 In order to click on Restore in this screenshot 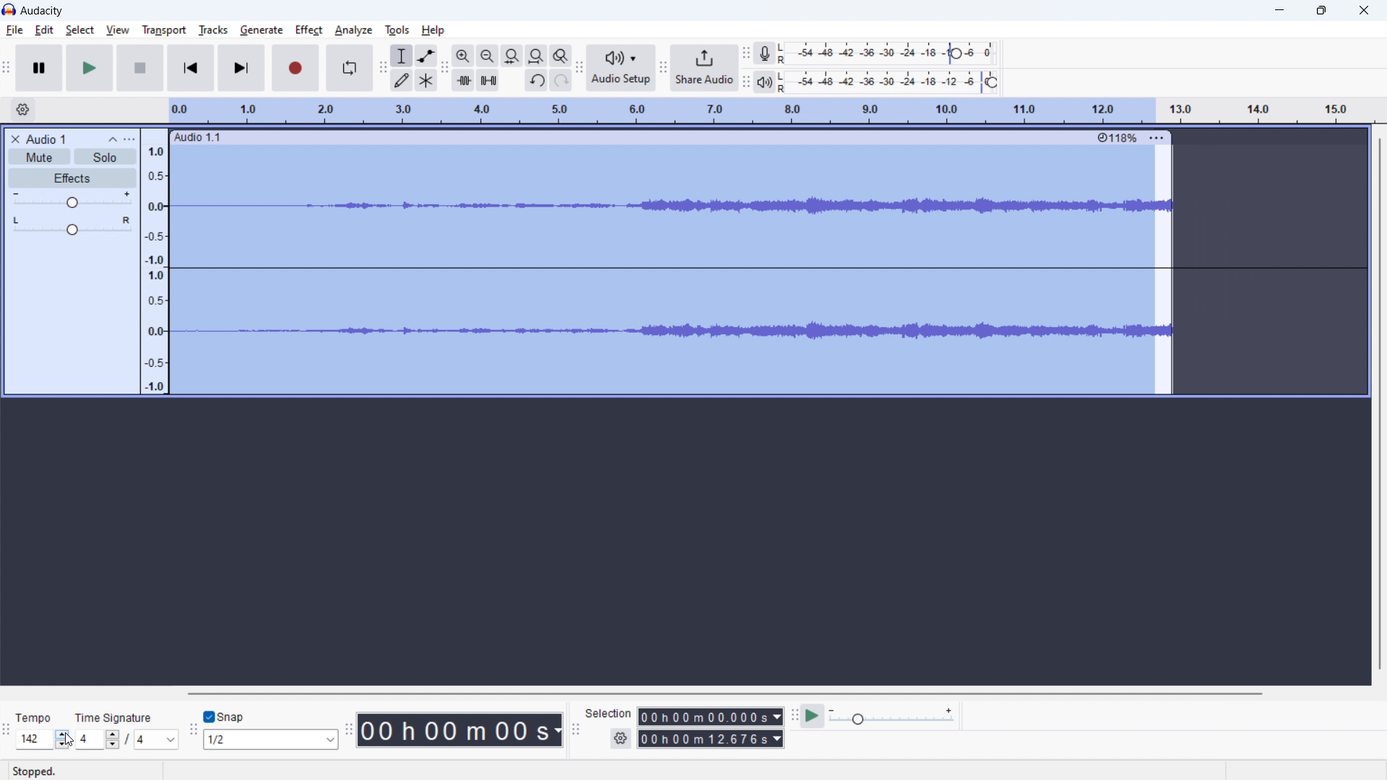, I will do `click(1321, 11)`.